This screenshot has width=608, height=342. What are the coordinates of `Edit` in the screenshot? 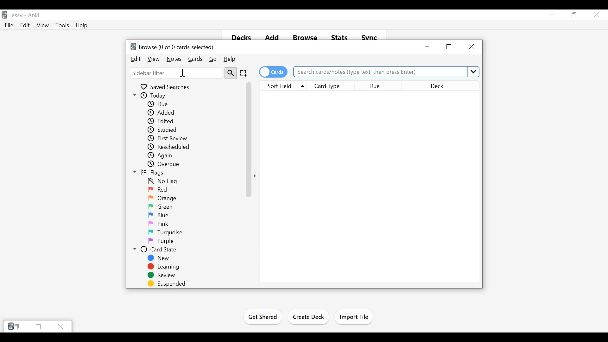 It's located at (24, 26).